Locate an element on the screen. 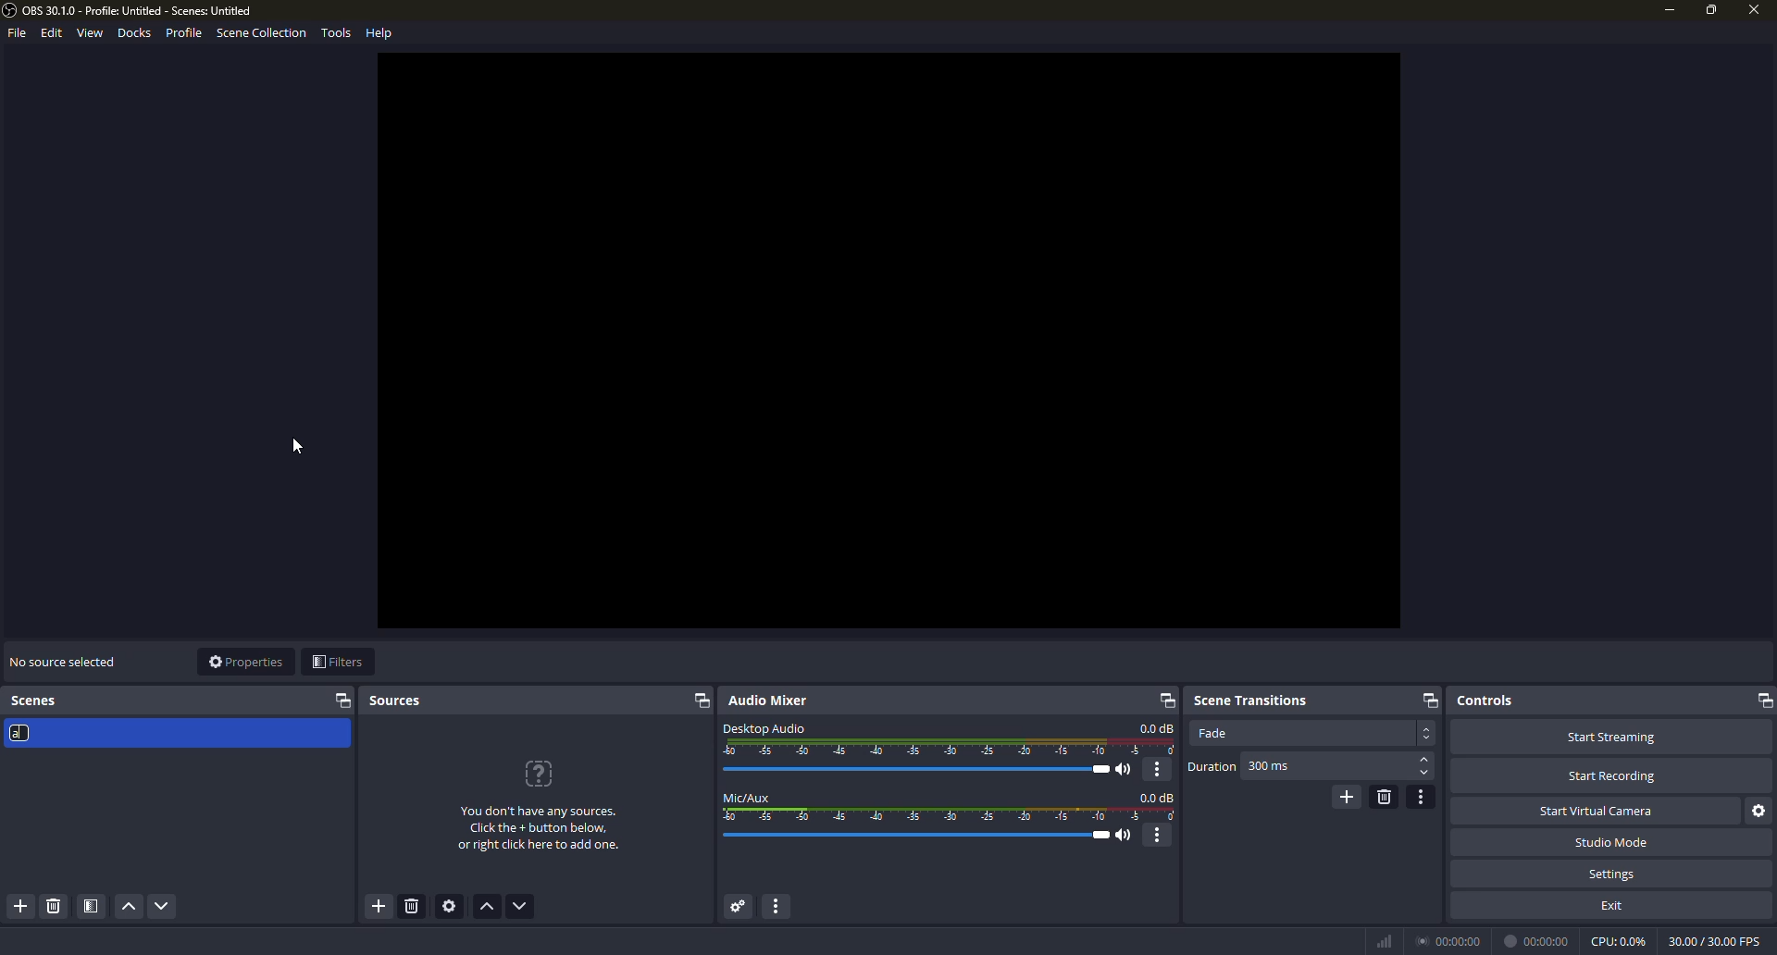  selected scene is located at coordinates (176, 733).